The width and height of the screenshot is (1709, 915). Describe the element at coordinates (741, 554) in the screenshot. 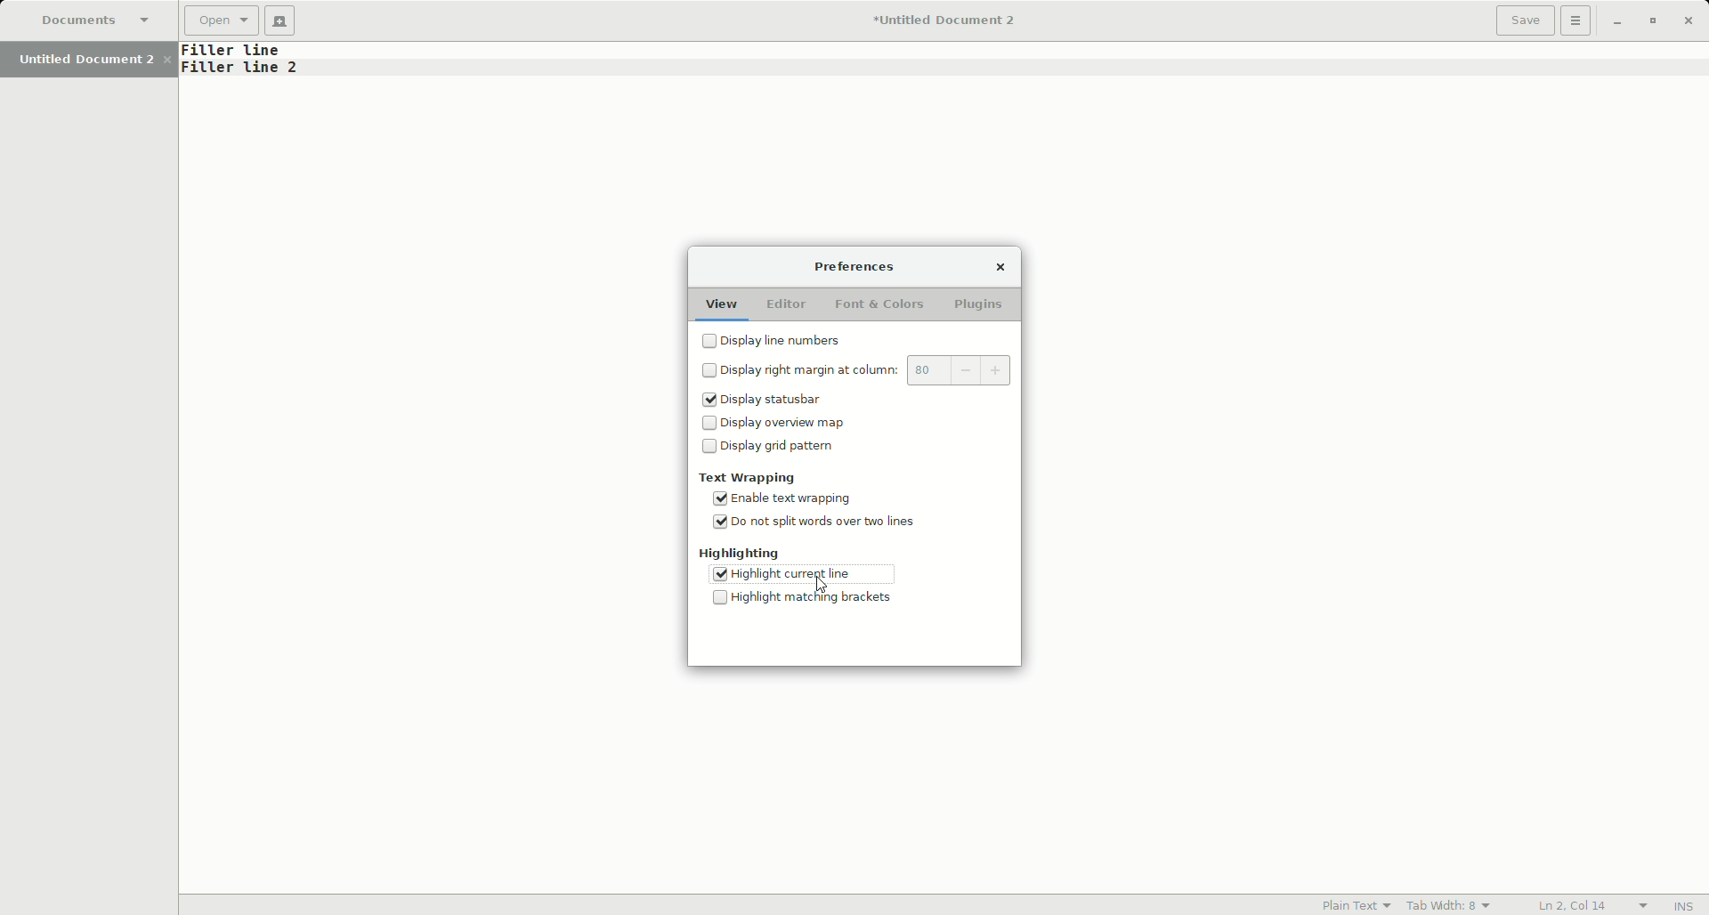

I see `Highlighting` at that location.